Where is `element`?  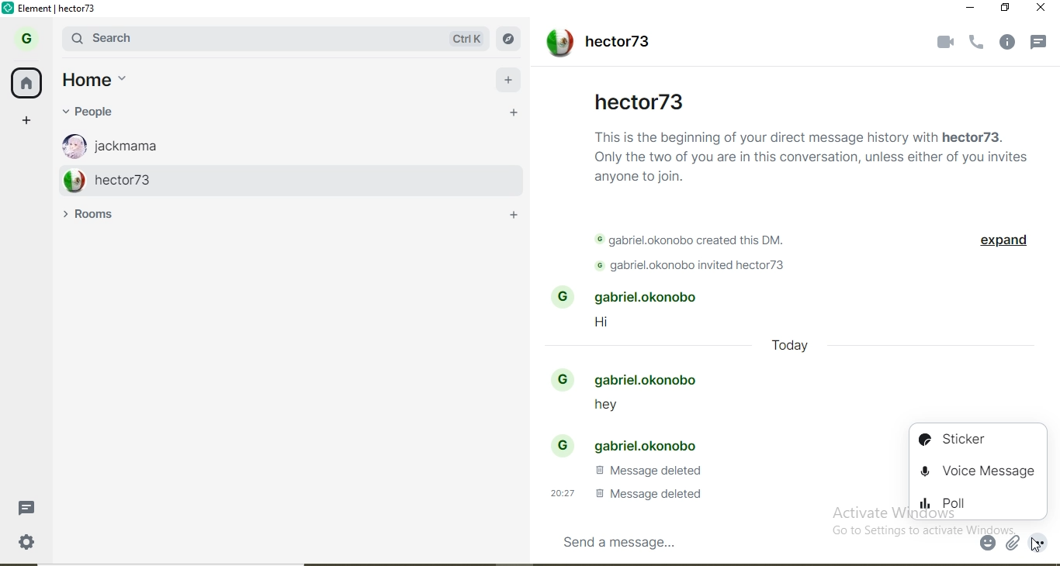
element is located at coordinates (57, 9).